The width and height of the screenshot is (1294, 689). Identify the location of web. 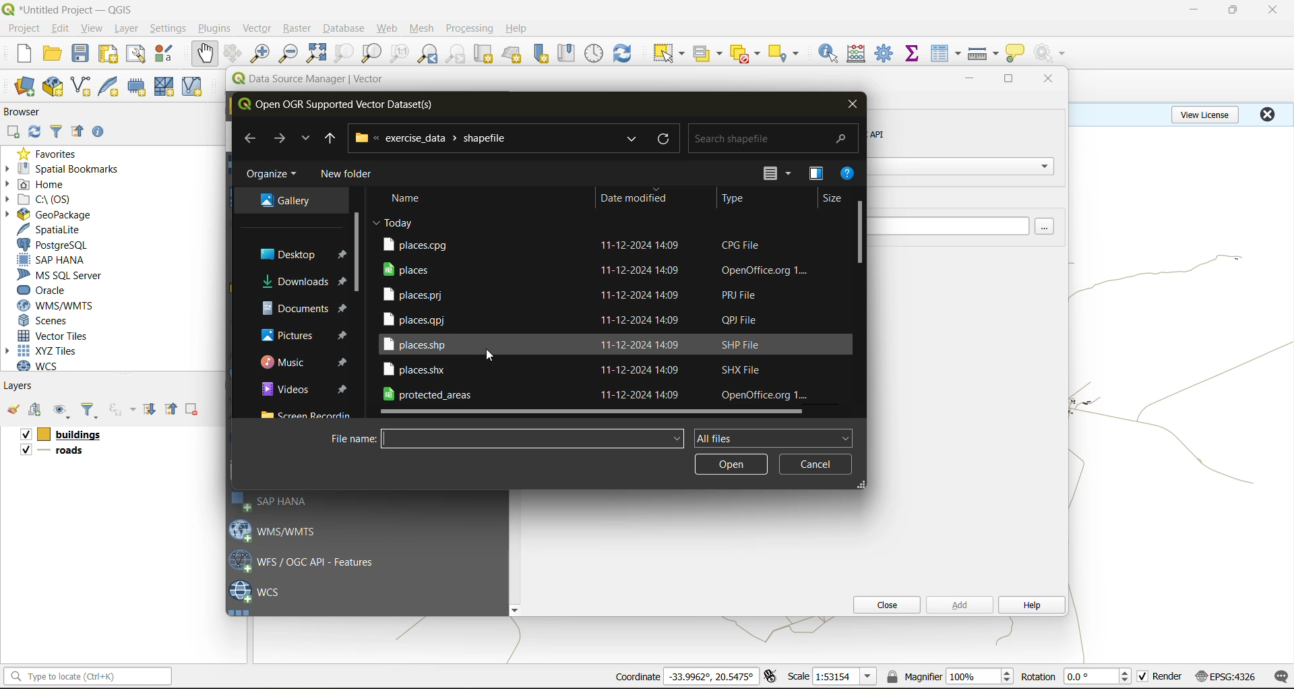
(388, 28).